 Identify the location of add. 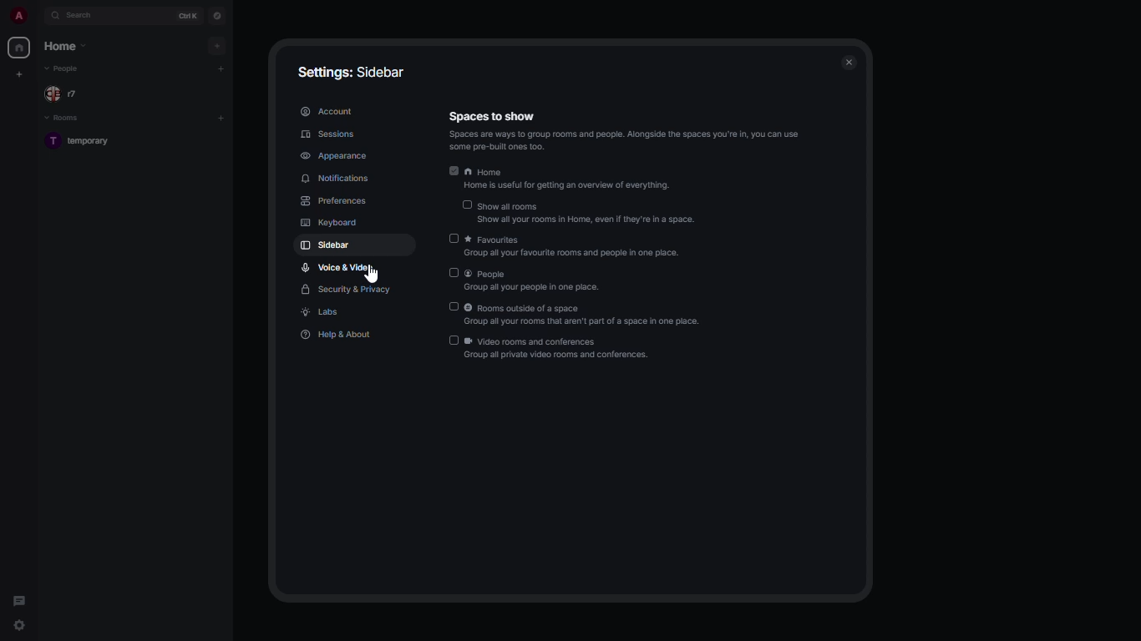
(221, 67).